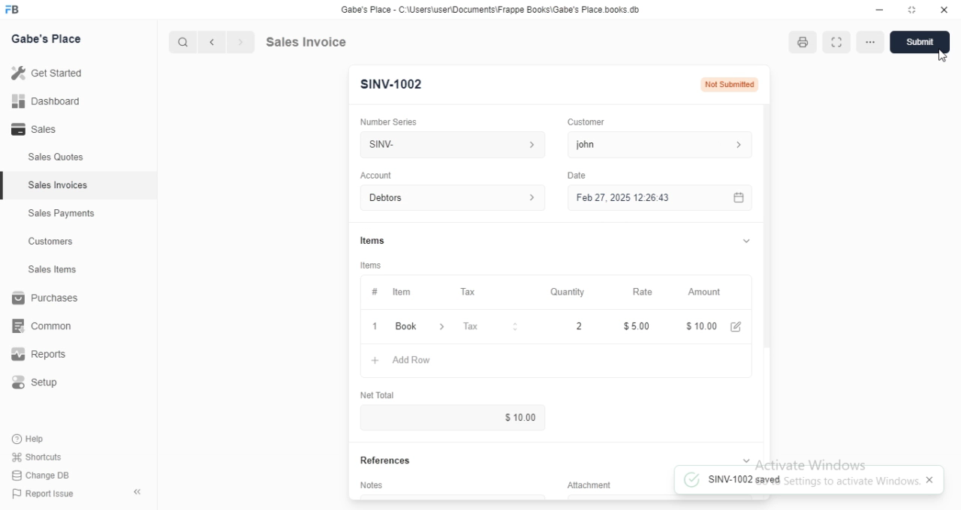 Image resolution: width=961 pixels, height=510 pixels. I want to click on References, so click(383, 461).